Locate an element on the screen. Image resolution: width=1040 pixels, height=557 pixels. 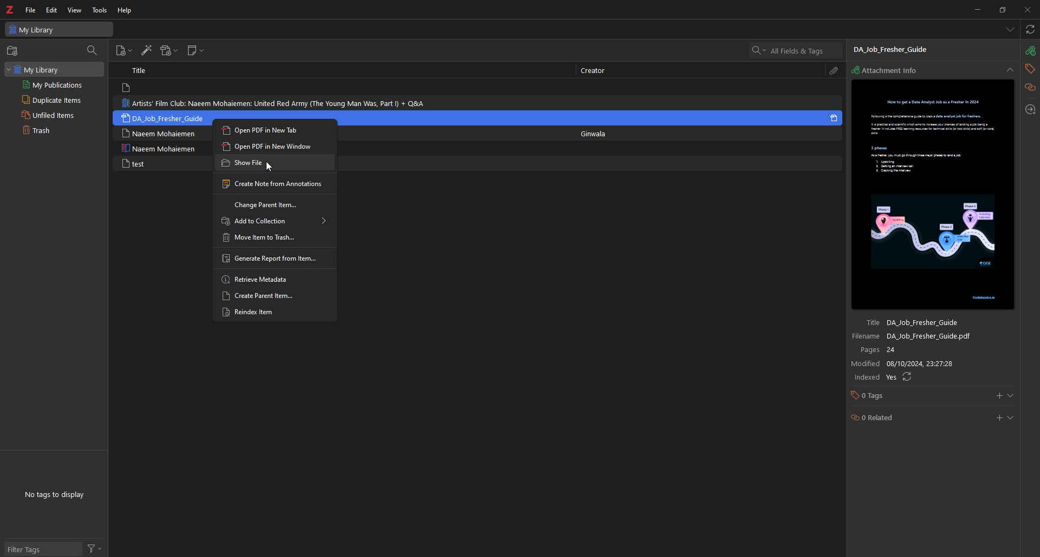
locate is located at coordinates (1029, 110).